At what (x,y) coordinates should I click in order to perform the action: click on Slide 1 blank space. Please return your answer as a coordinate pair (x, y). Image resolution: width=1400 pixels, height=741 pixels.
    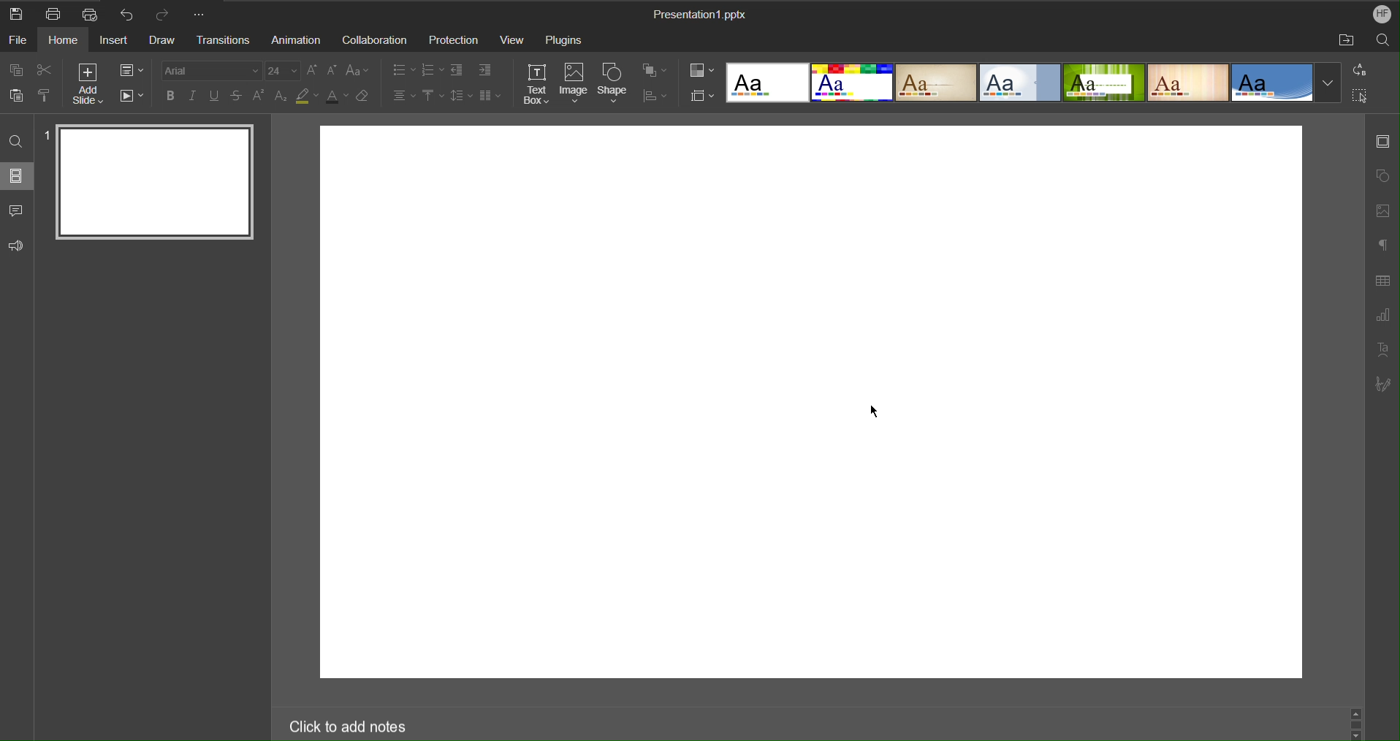
    Looking at the image, I should click on (810, 402).